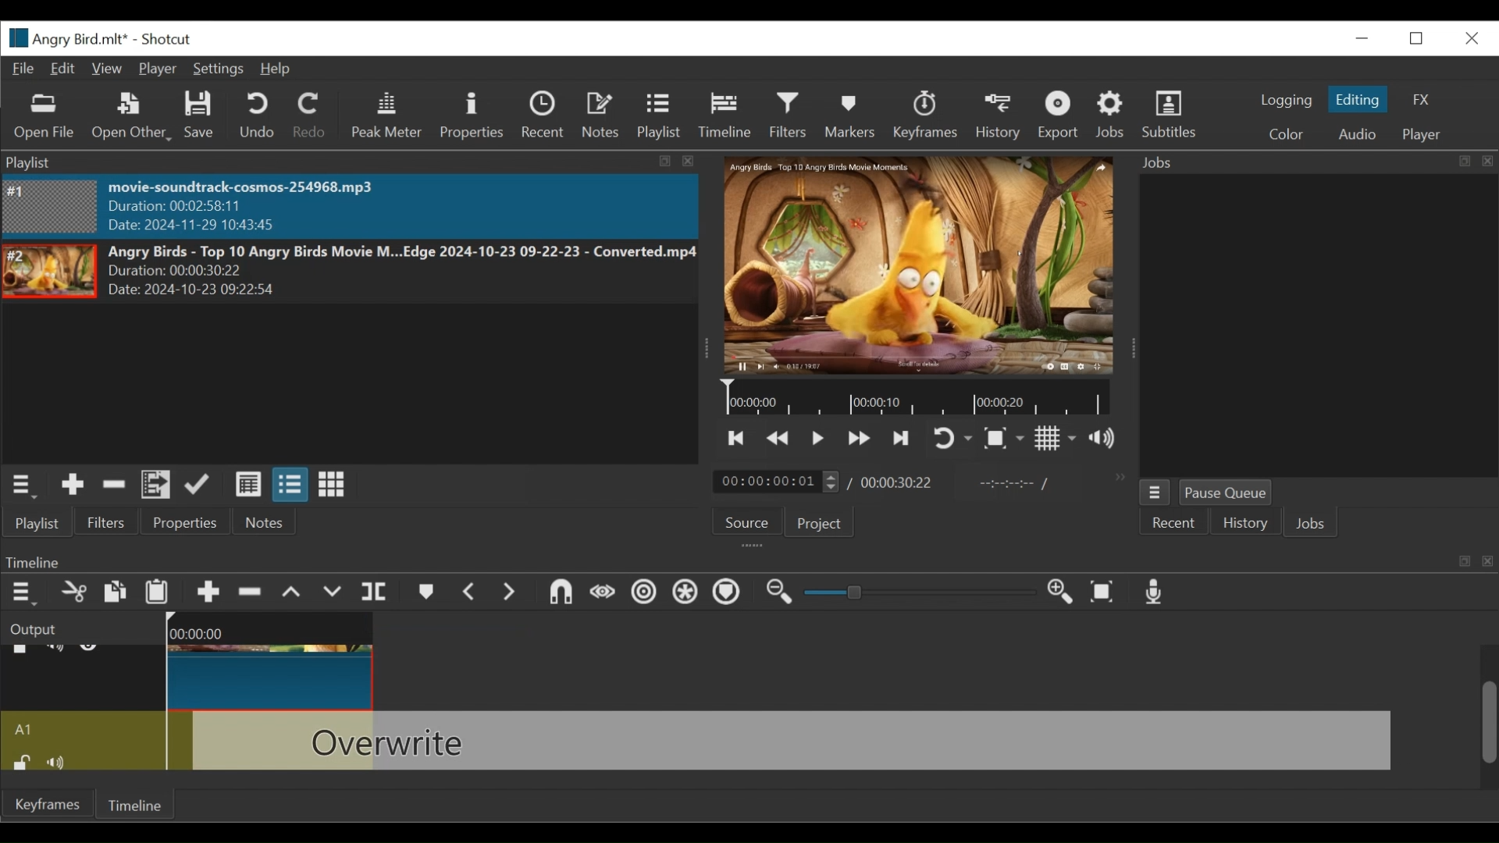  I want to click on Split Playhead, so click(374, 593).